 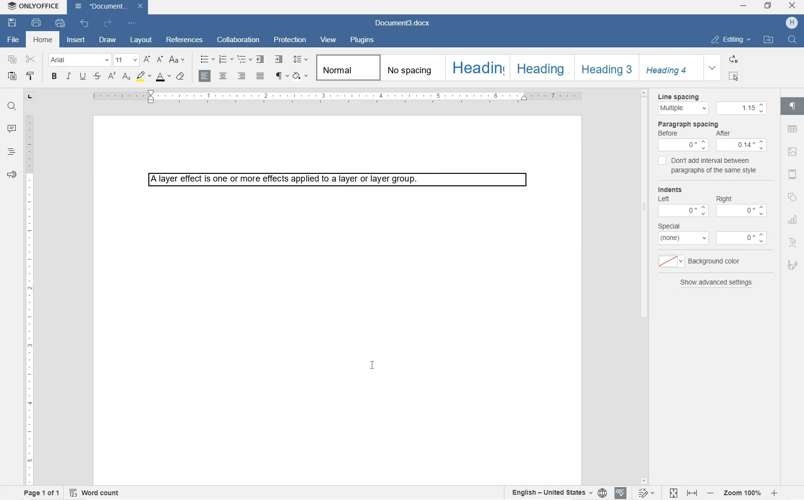 I want to click on ITALIC, so click(x=68, y=77).